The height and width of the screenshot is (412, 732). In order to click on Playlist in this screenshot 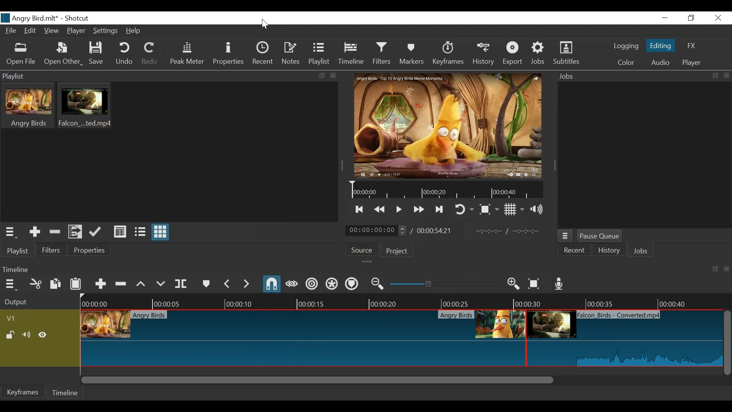, I will do `click(319, 54)`.